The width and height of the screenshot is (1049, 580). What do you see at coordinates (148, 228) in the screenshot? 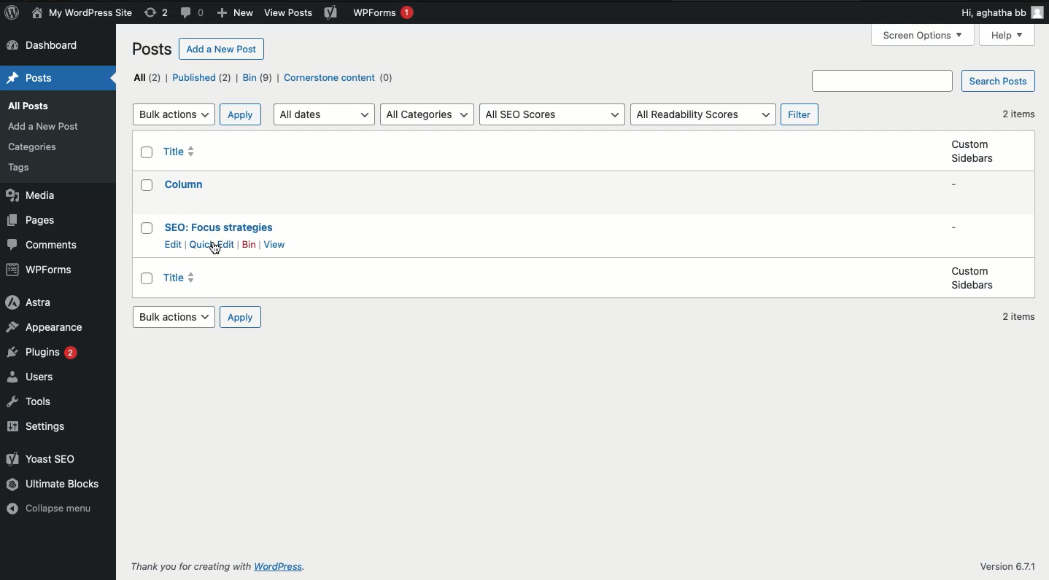
I see `Checkbox` at bounding box center [148, 228].